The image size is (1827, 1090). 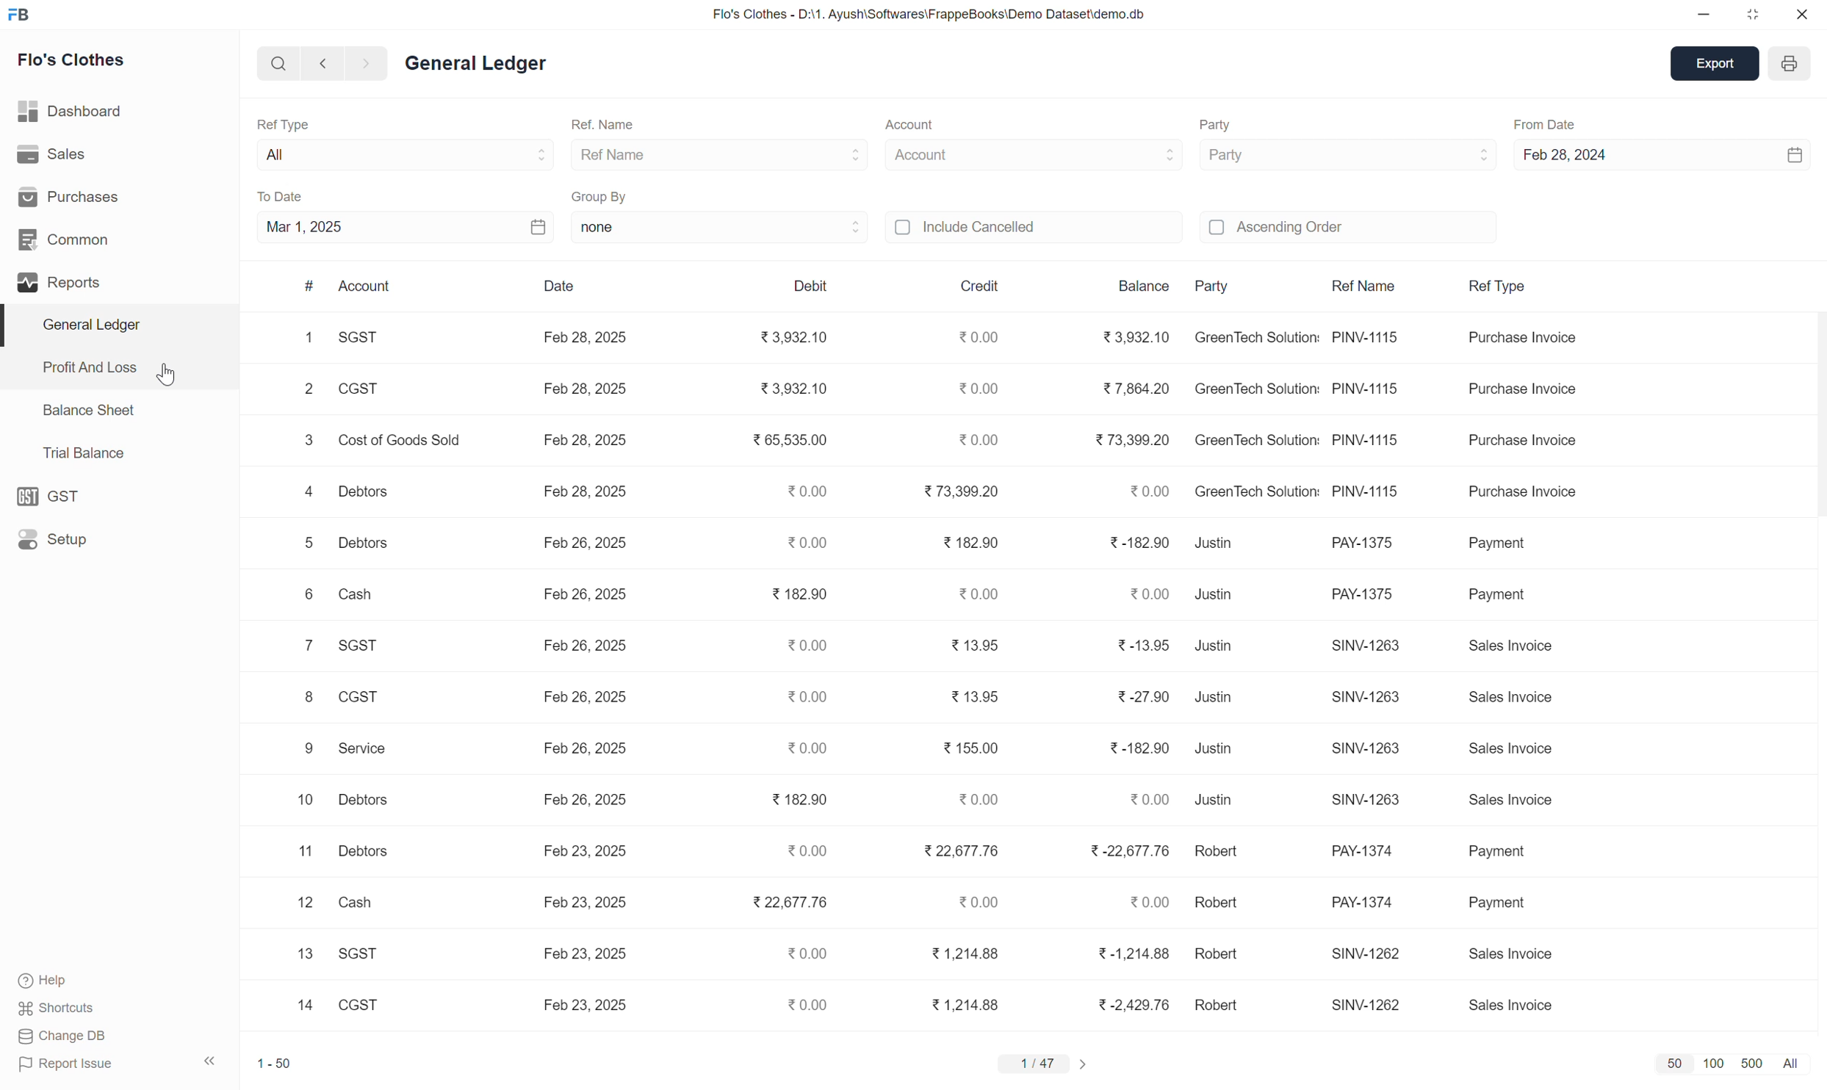 I want to click on ₹-27.90, so click(x=1136, y=692).